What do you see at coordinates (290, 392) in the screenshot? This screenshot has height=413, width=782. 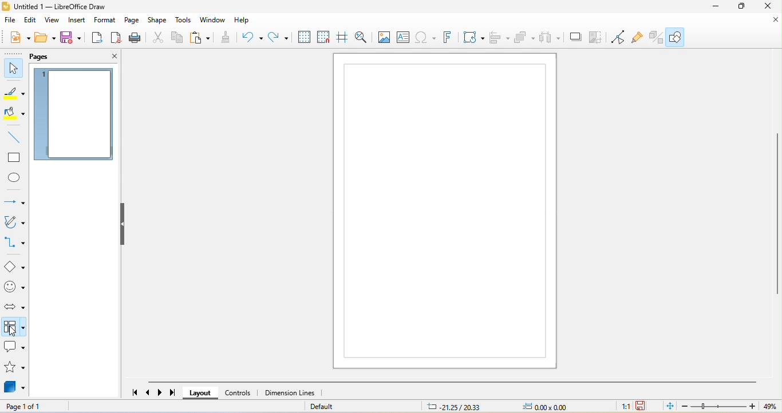 I see `dimension lines` at bounding box center [290, 392].